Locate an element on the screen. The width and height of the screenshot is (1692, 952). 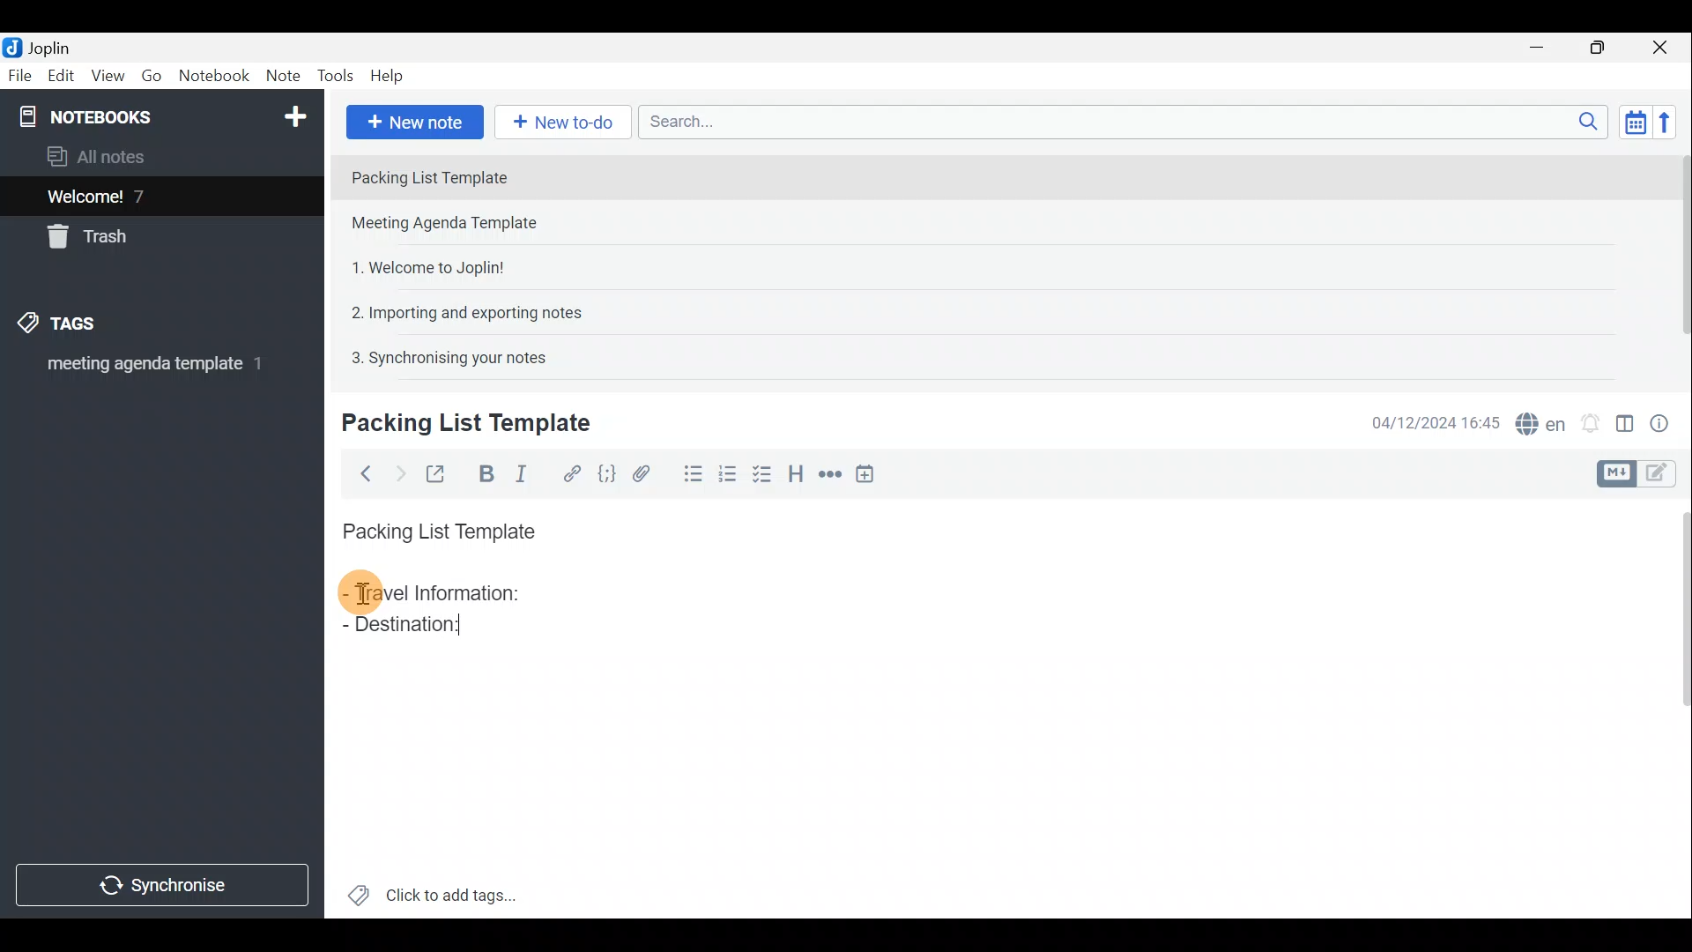
Note 3 is located at coordinates (421, 265).